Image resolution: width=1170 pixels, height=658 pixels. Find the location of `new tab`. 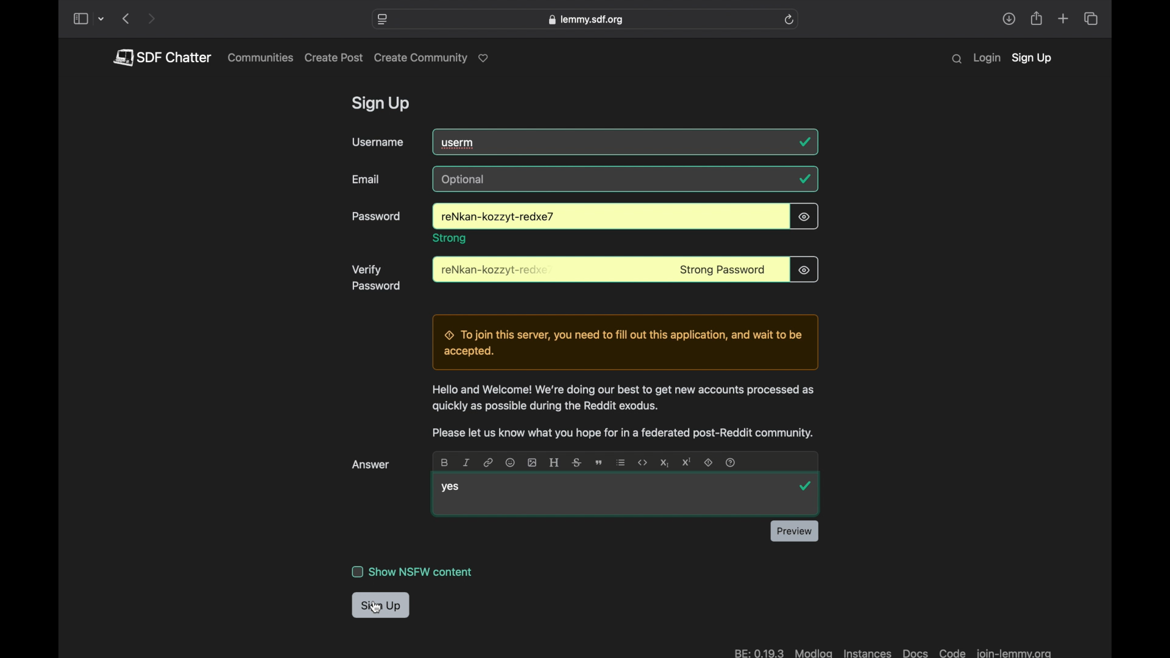

new tab is located at coordinates (1064, 18).